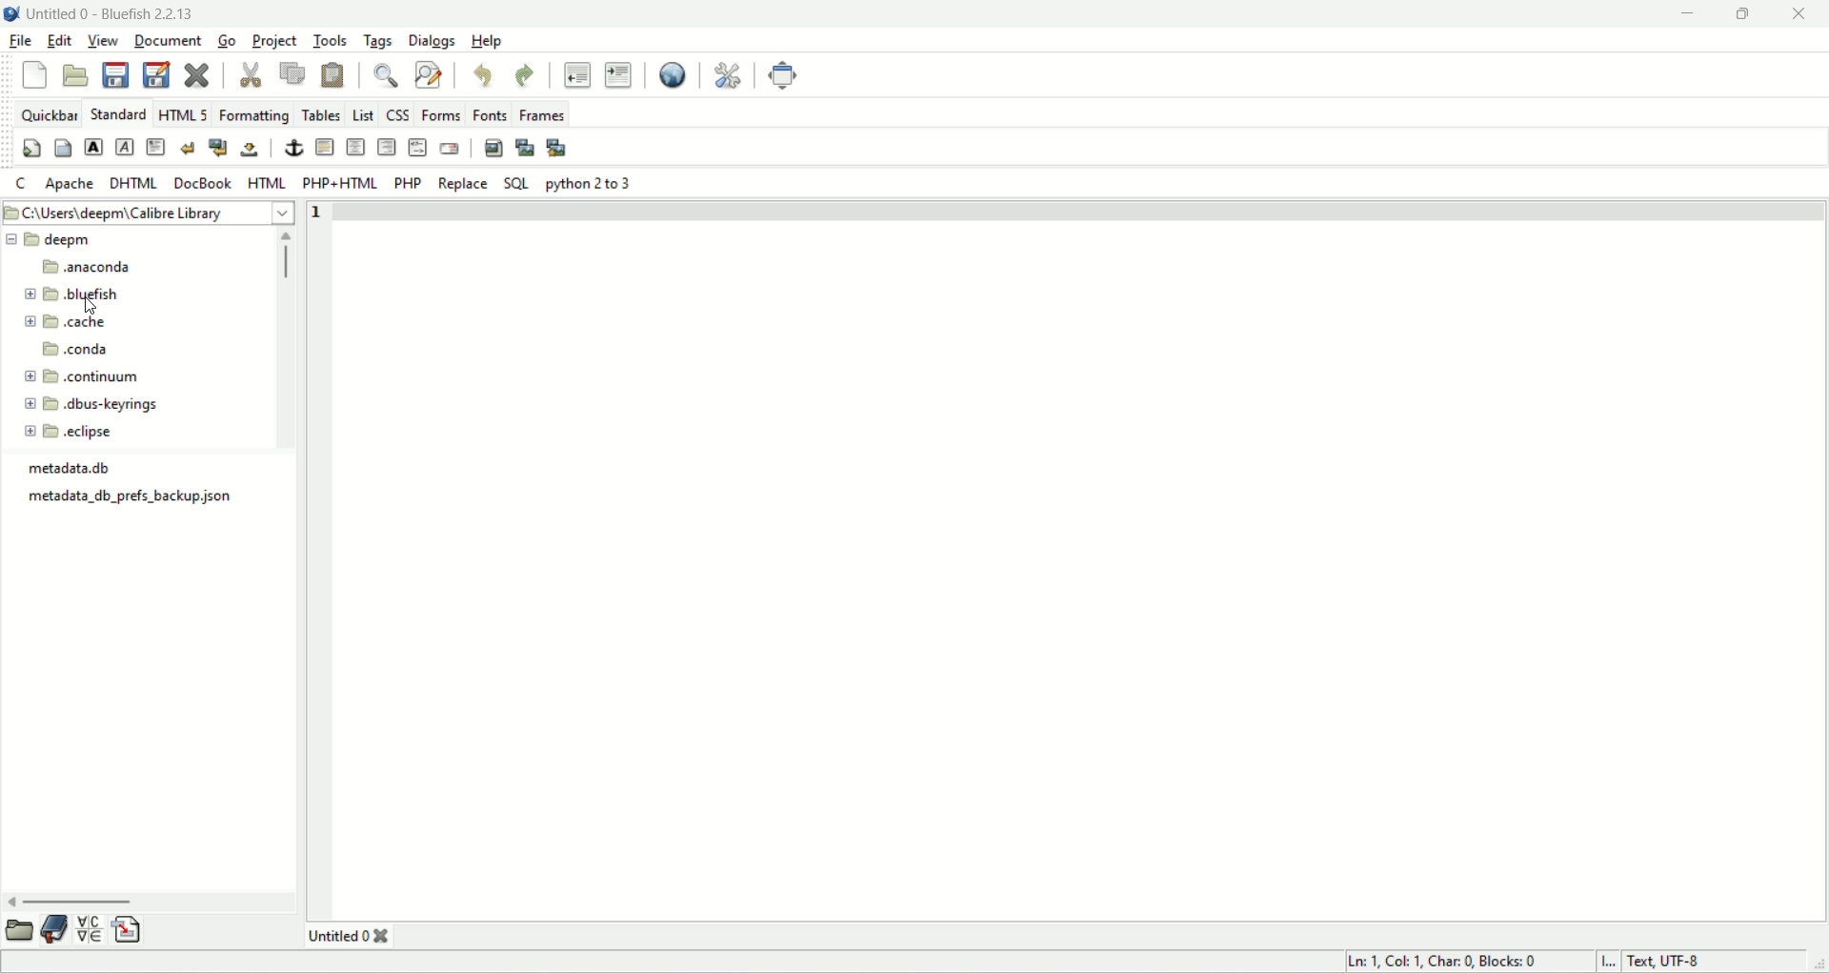 The width and height of the screenshot is (1829, 974). What do you see at coordinates (91, 406) in the screenshot?
I see `dbus` at bounding box center [91, 406].